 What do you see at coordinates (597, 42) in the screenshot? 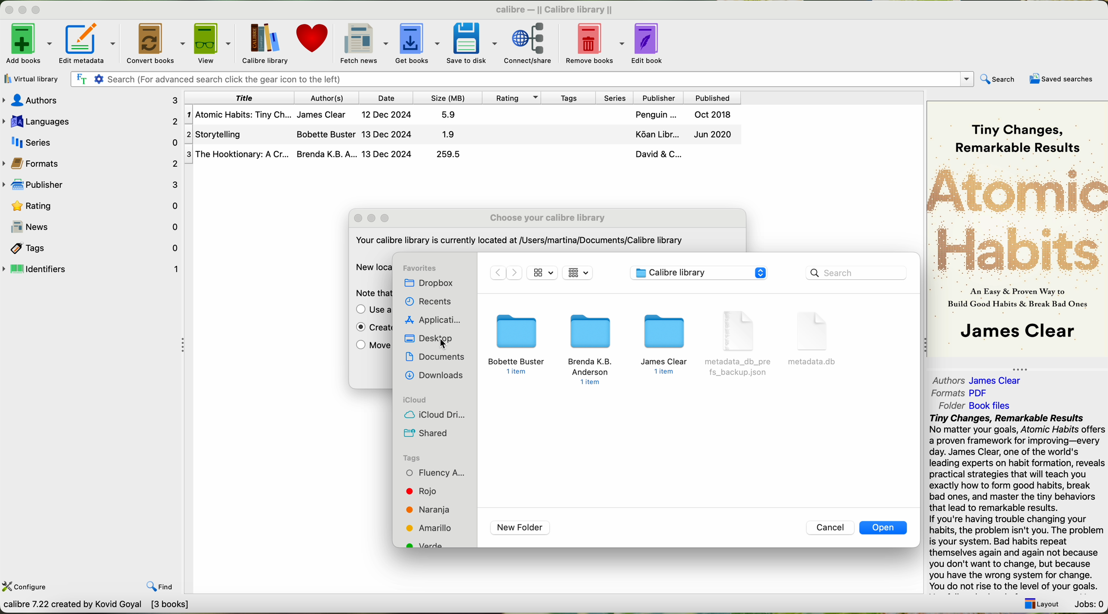
I see `remove books` at bounding box center [597, 42].